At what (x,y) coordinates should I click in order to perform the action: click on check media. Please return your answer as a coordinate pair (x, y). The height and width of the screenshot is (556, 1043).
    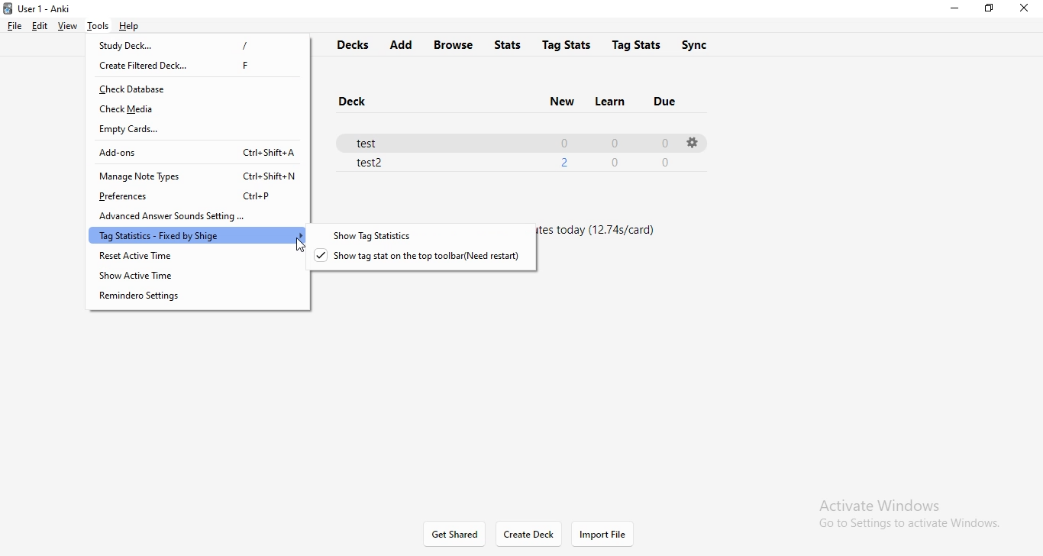
    Looking at the image, I should click on (193, 108).